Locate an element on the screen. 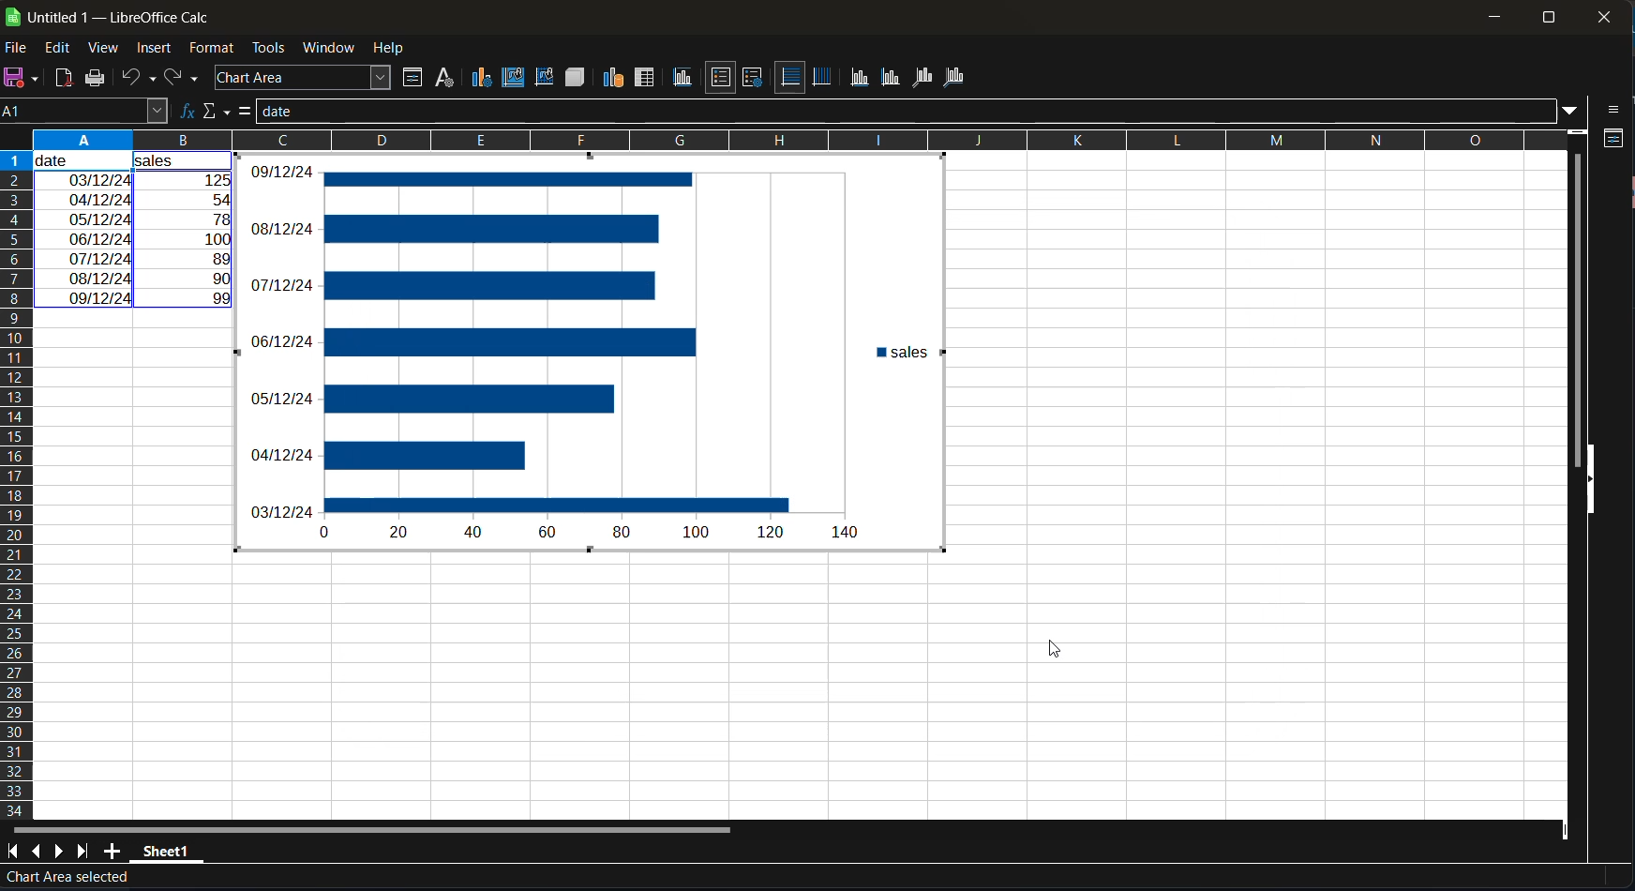 The width and height of the screenshot is (1635, 891). legend is located at coordinates (750, 76).